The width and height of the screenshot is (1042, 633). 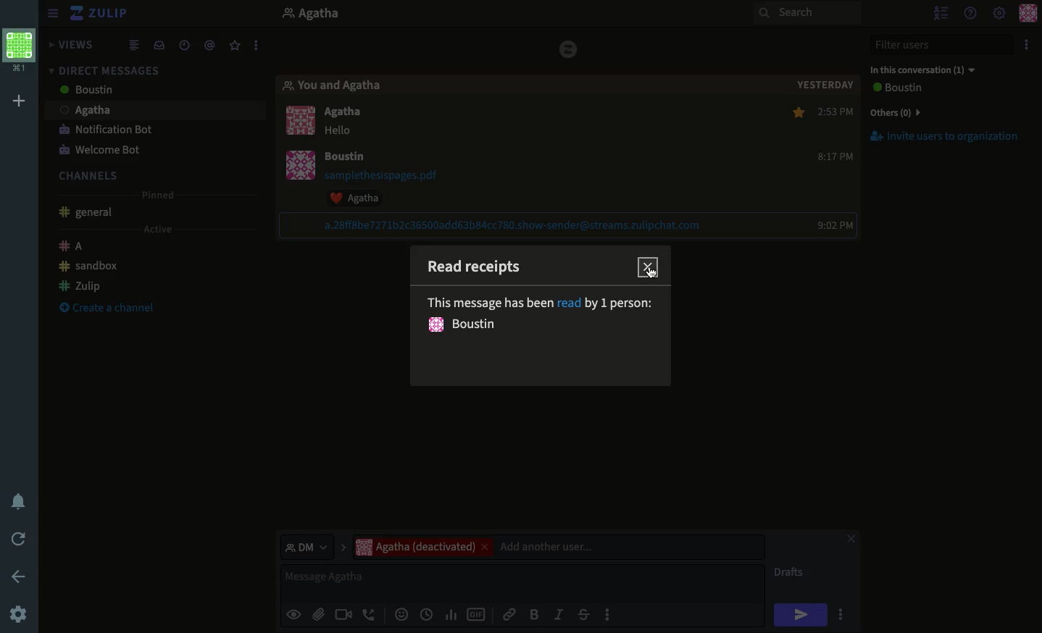 What do you see at coordinates (139, 91) in the screenshot?
I see `Users` at bounding box center [139, 91].